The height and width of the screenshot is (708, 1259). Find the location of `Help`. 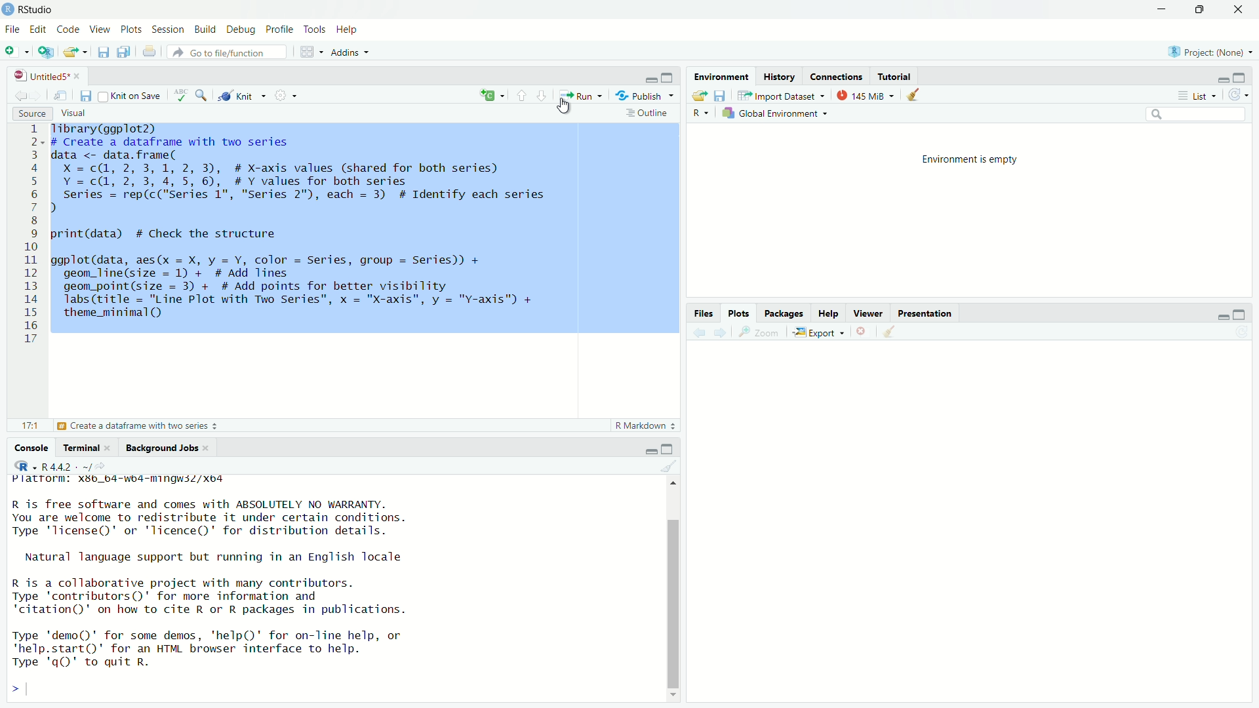

Help is located at coordinates (350, 30).